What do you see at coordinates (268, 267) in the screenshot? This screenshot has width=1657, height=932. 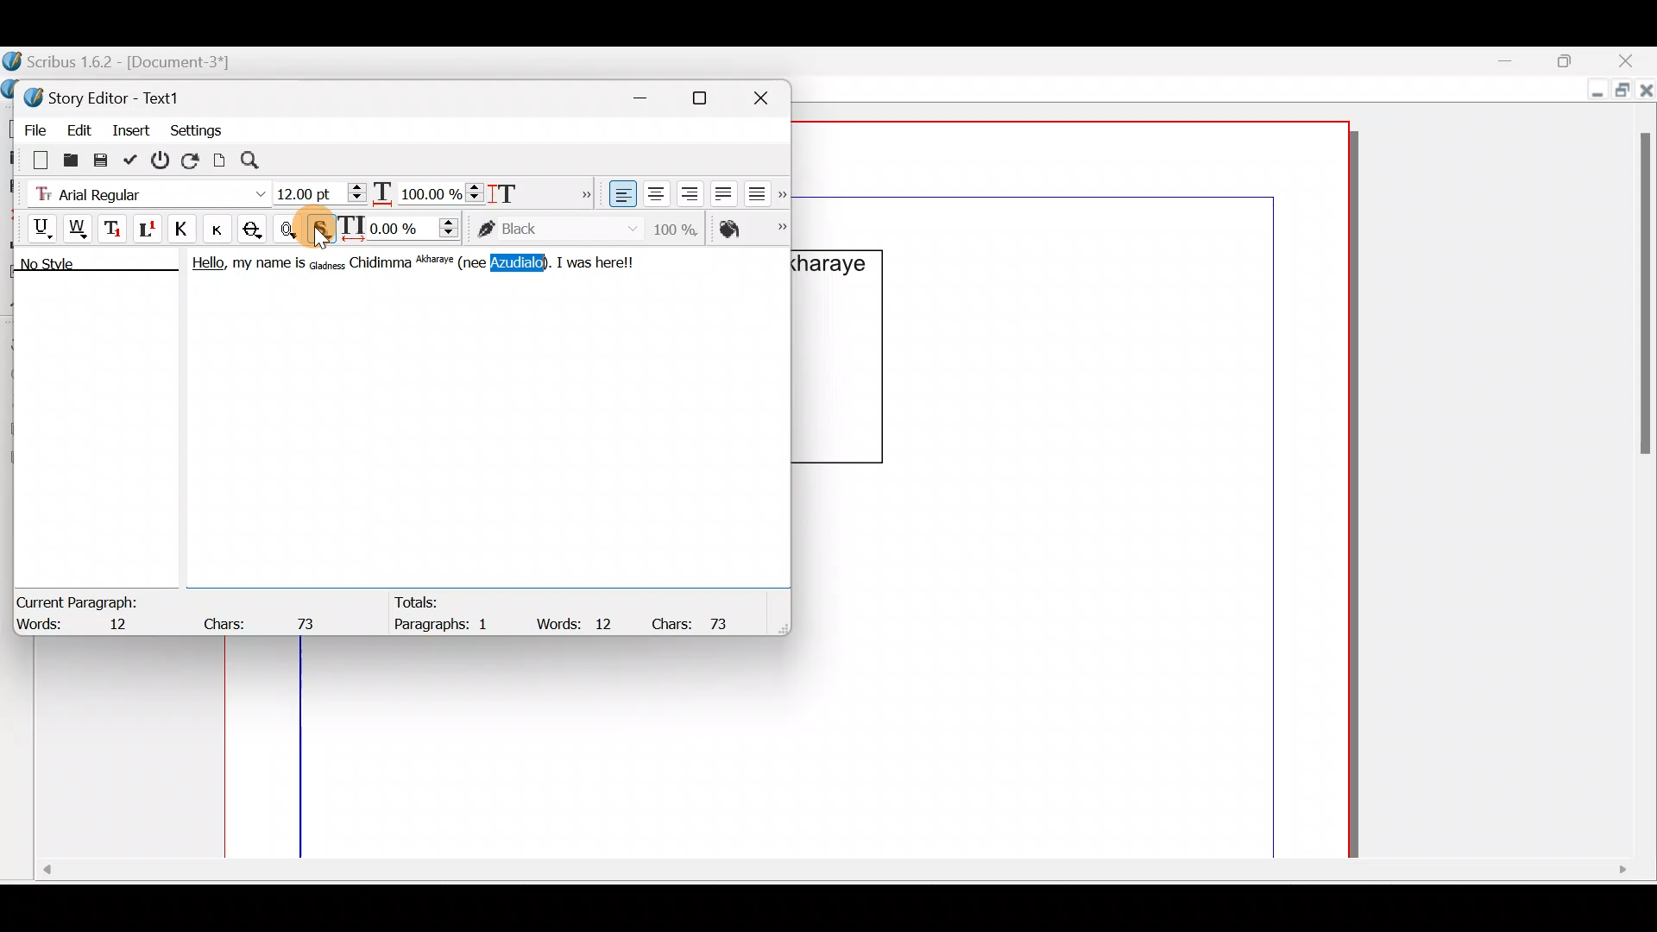 I see `my name is` at bounding box center [268, 267].